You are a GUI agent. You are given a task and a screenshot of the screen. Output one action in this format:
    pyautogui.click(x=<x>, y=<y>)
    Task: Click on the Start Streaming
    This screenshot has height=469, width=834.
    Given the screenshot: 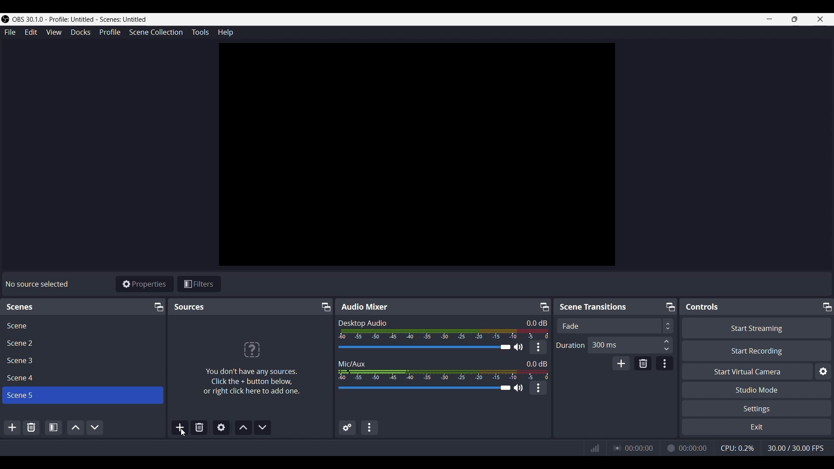 What is the action you would take?
    pyautogui.click(x=755, y=327)
    